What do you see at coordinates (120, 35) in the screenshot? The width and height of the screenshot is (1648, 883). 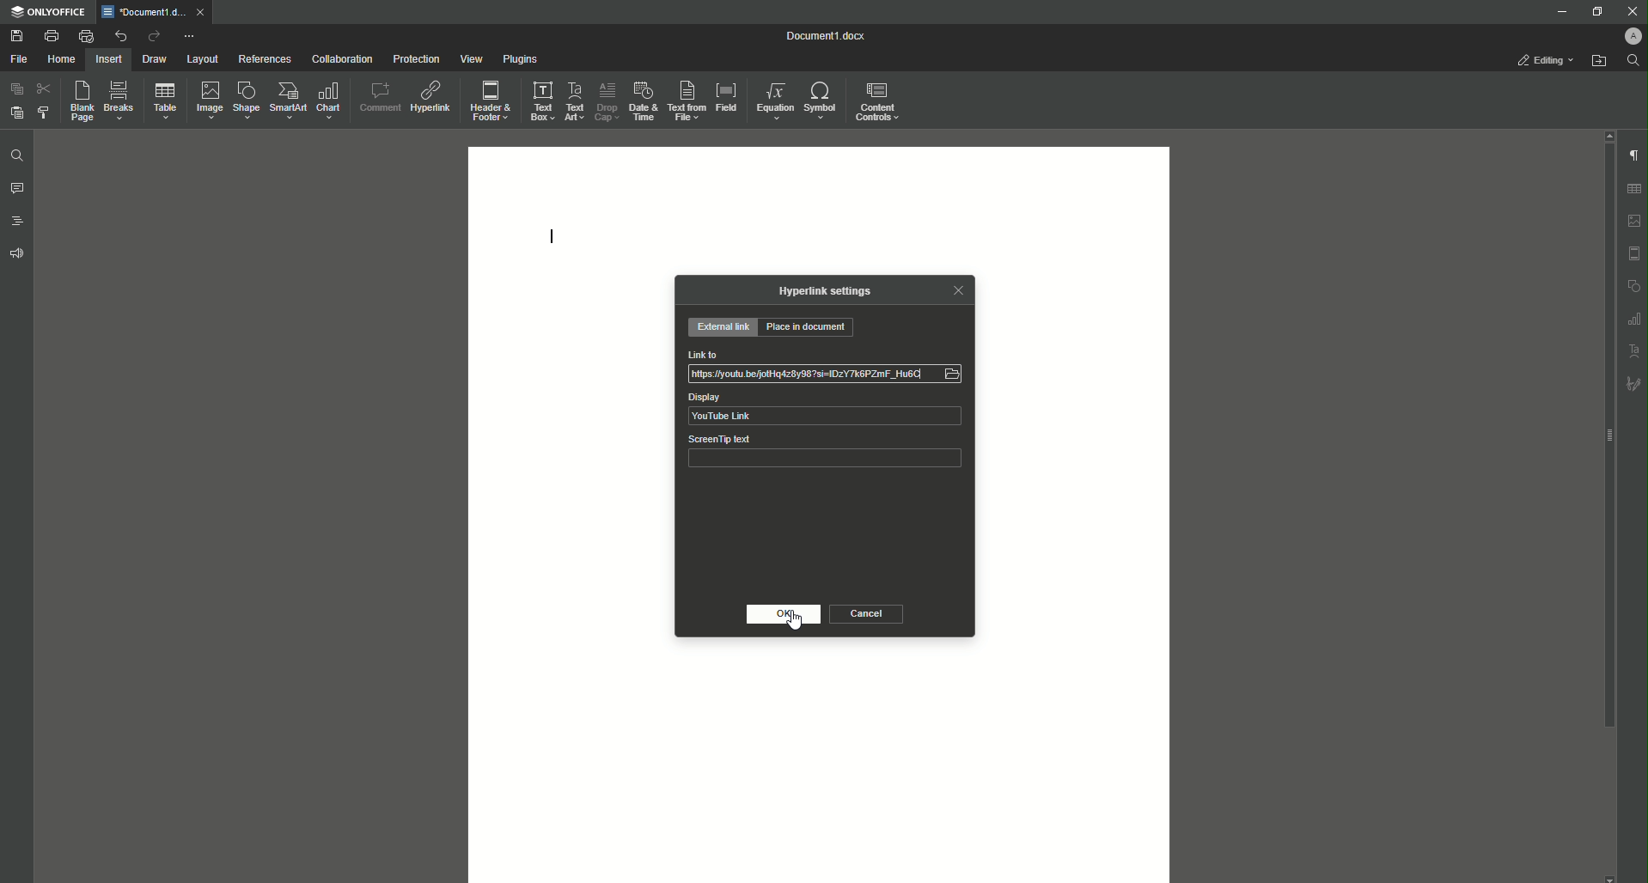 I see `Undo` at bounding box center [120, 35].